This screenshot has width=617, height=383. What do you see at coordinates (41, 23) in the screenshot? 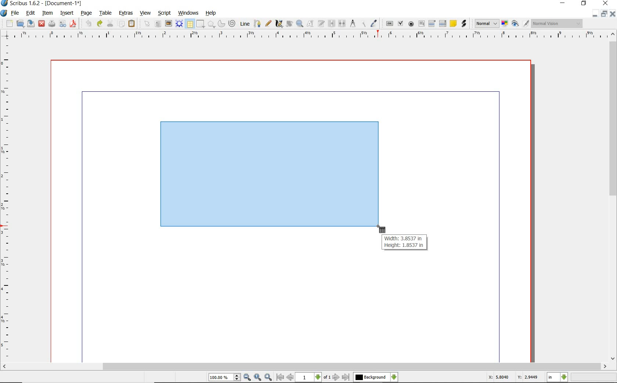
I see `close` at bounding box center [41, 23].